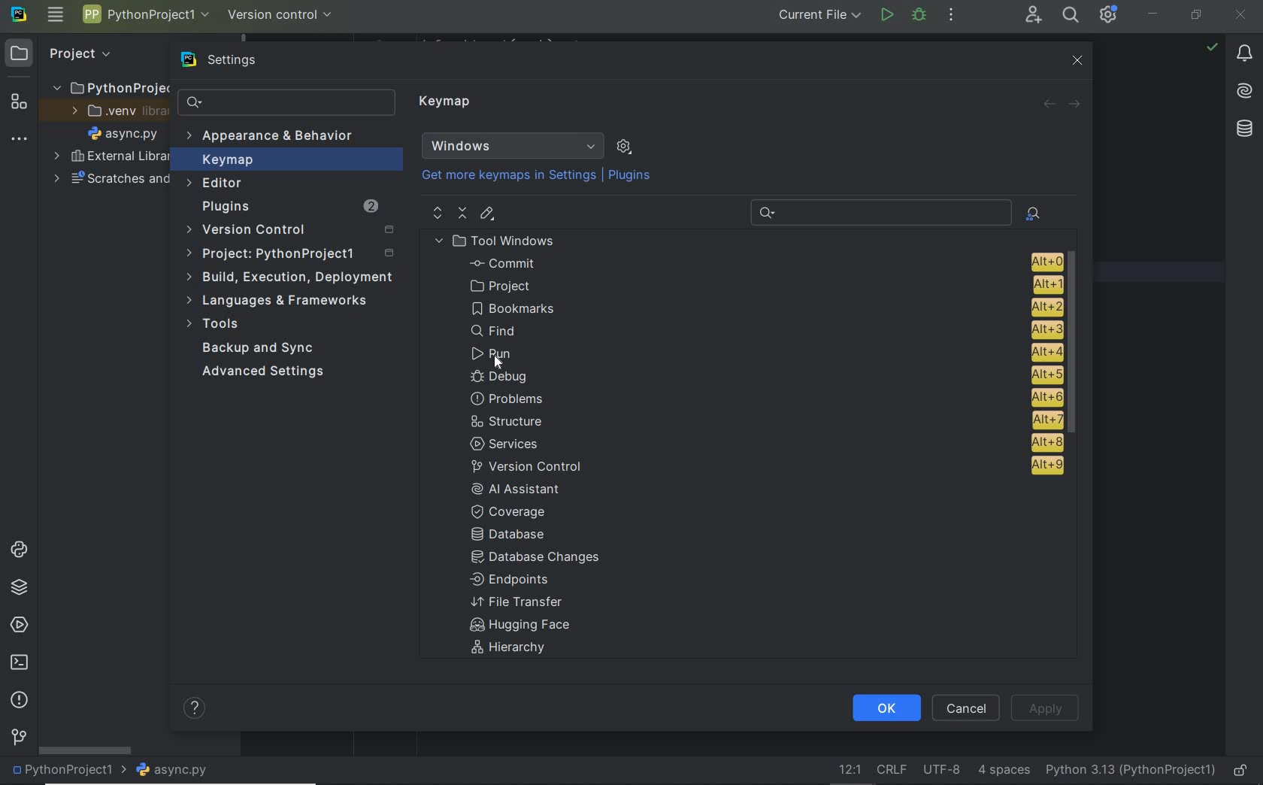 This screenshot has width=1263, height=785. Describe the element at coordinates (501, 241) in the screenshot. I see `Tool Windows` at that location.